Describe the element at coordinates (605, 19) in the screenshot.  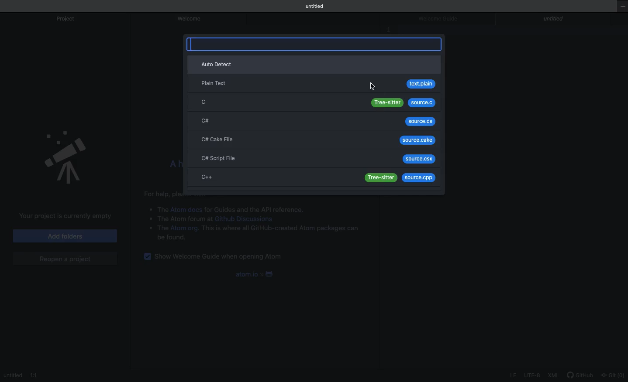
I see `Close` at that location.